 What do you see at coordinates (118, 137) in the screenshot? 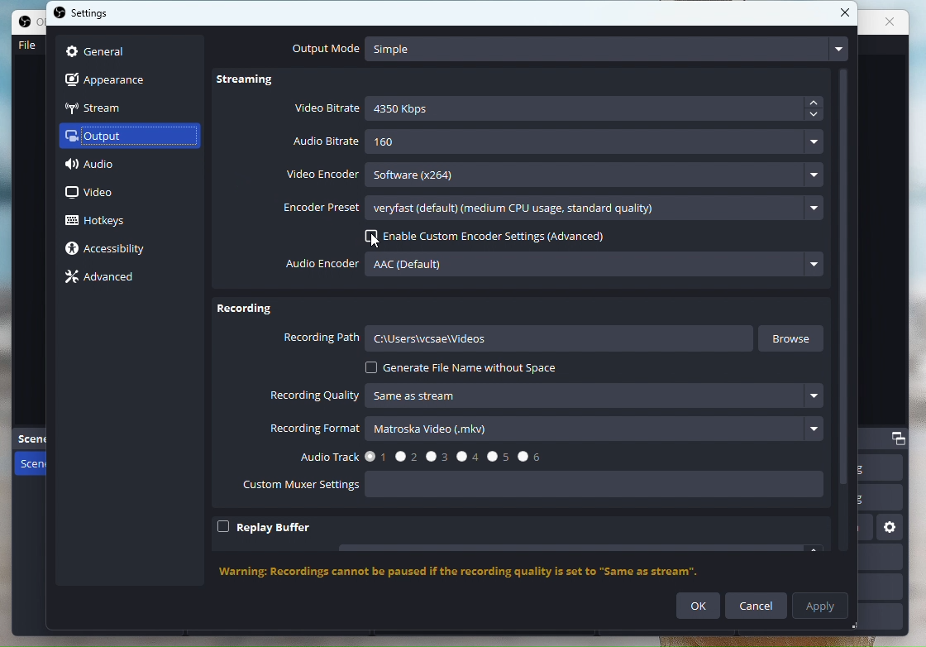
I see `Output` at bounding box center [118, 137].